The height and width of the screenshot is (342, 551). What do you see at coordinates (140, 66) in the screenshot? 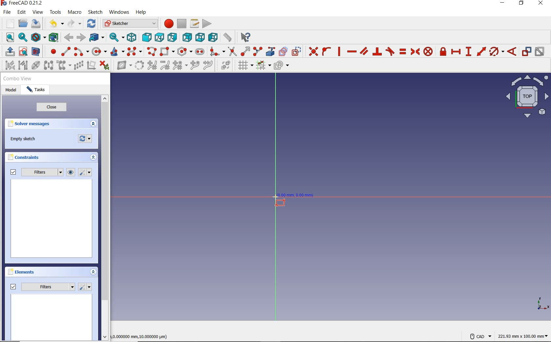
I see `convert geometry to B-Spline` at bounding box center [140, 66].